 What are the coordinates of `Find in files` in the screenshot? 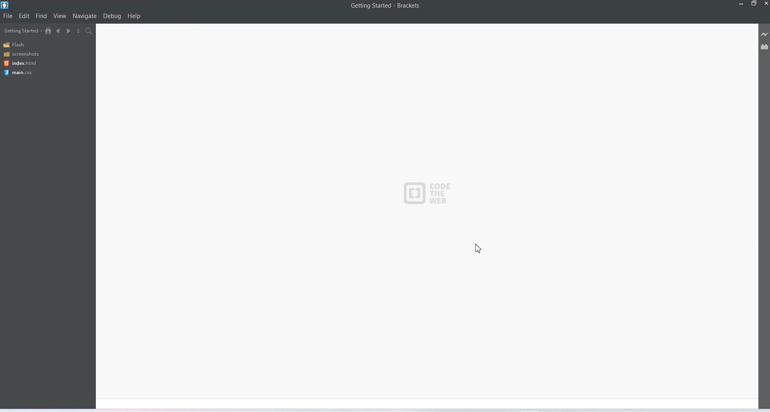 It's located at (90, 30).